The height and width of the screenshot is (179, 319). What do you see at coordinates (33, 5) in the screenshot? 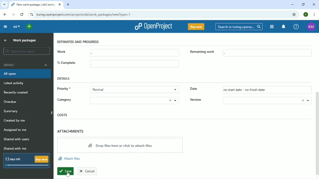
I see `New work package | dd | turing` at bounding box center [33, 5].